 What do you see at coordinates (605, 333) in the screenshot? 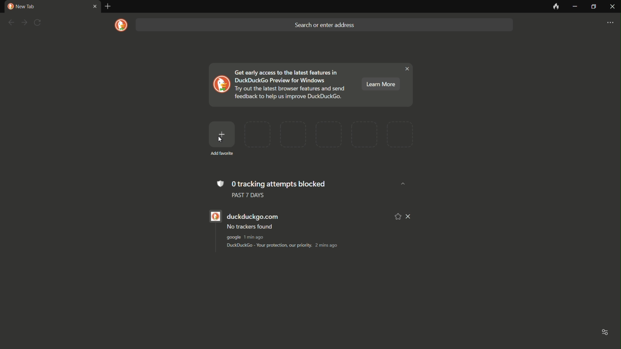
I see `toggle options` at bounding box center [605, 333].